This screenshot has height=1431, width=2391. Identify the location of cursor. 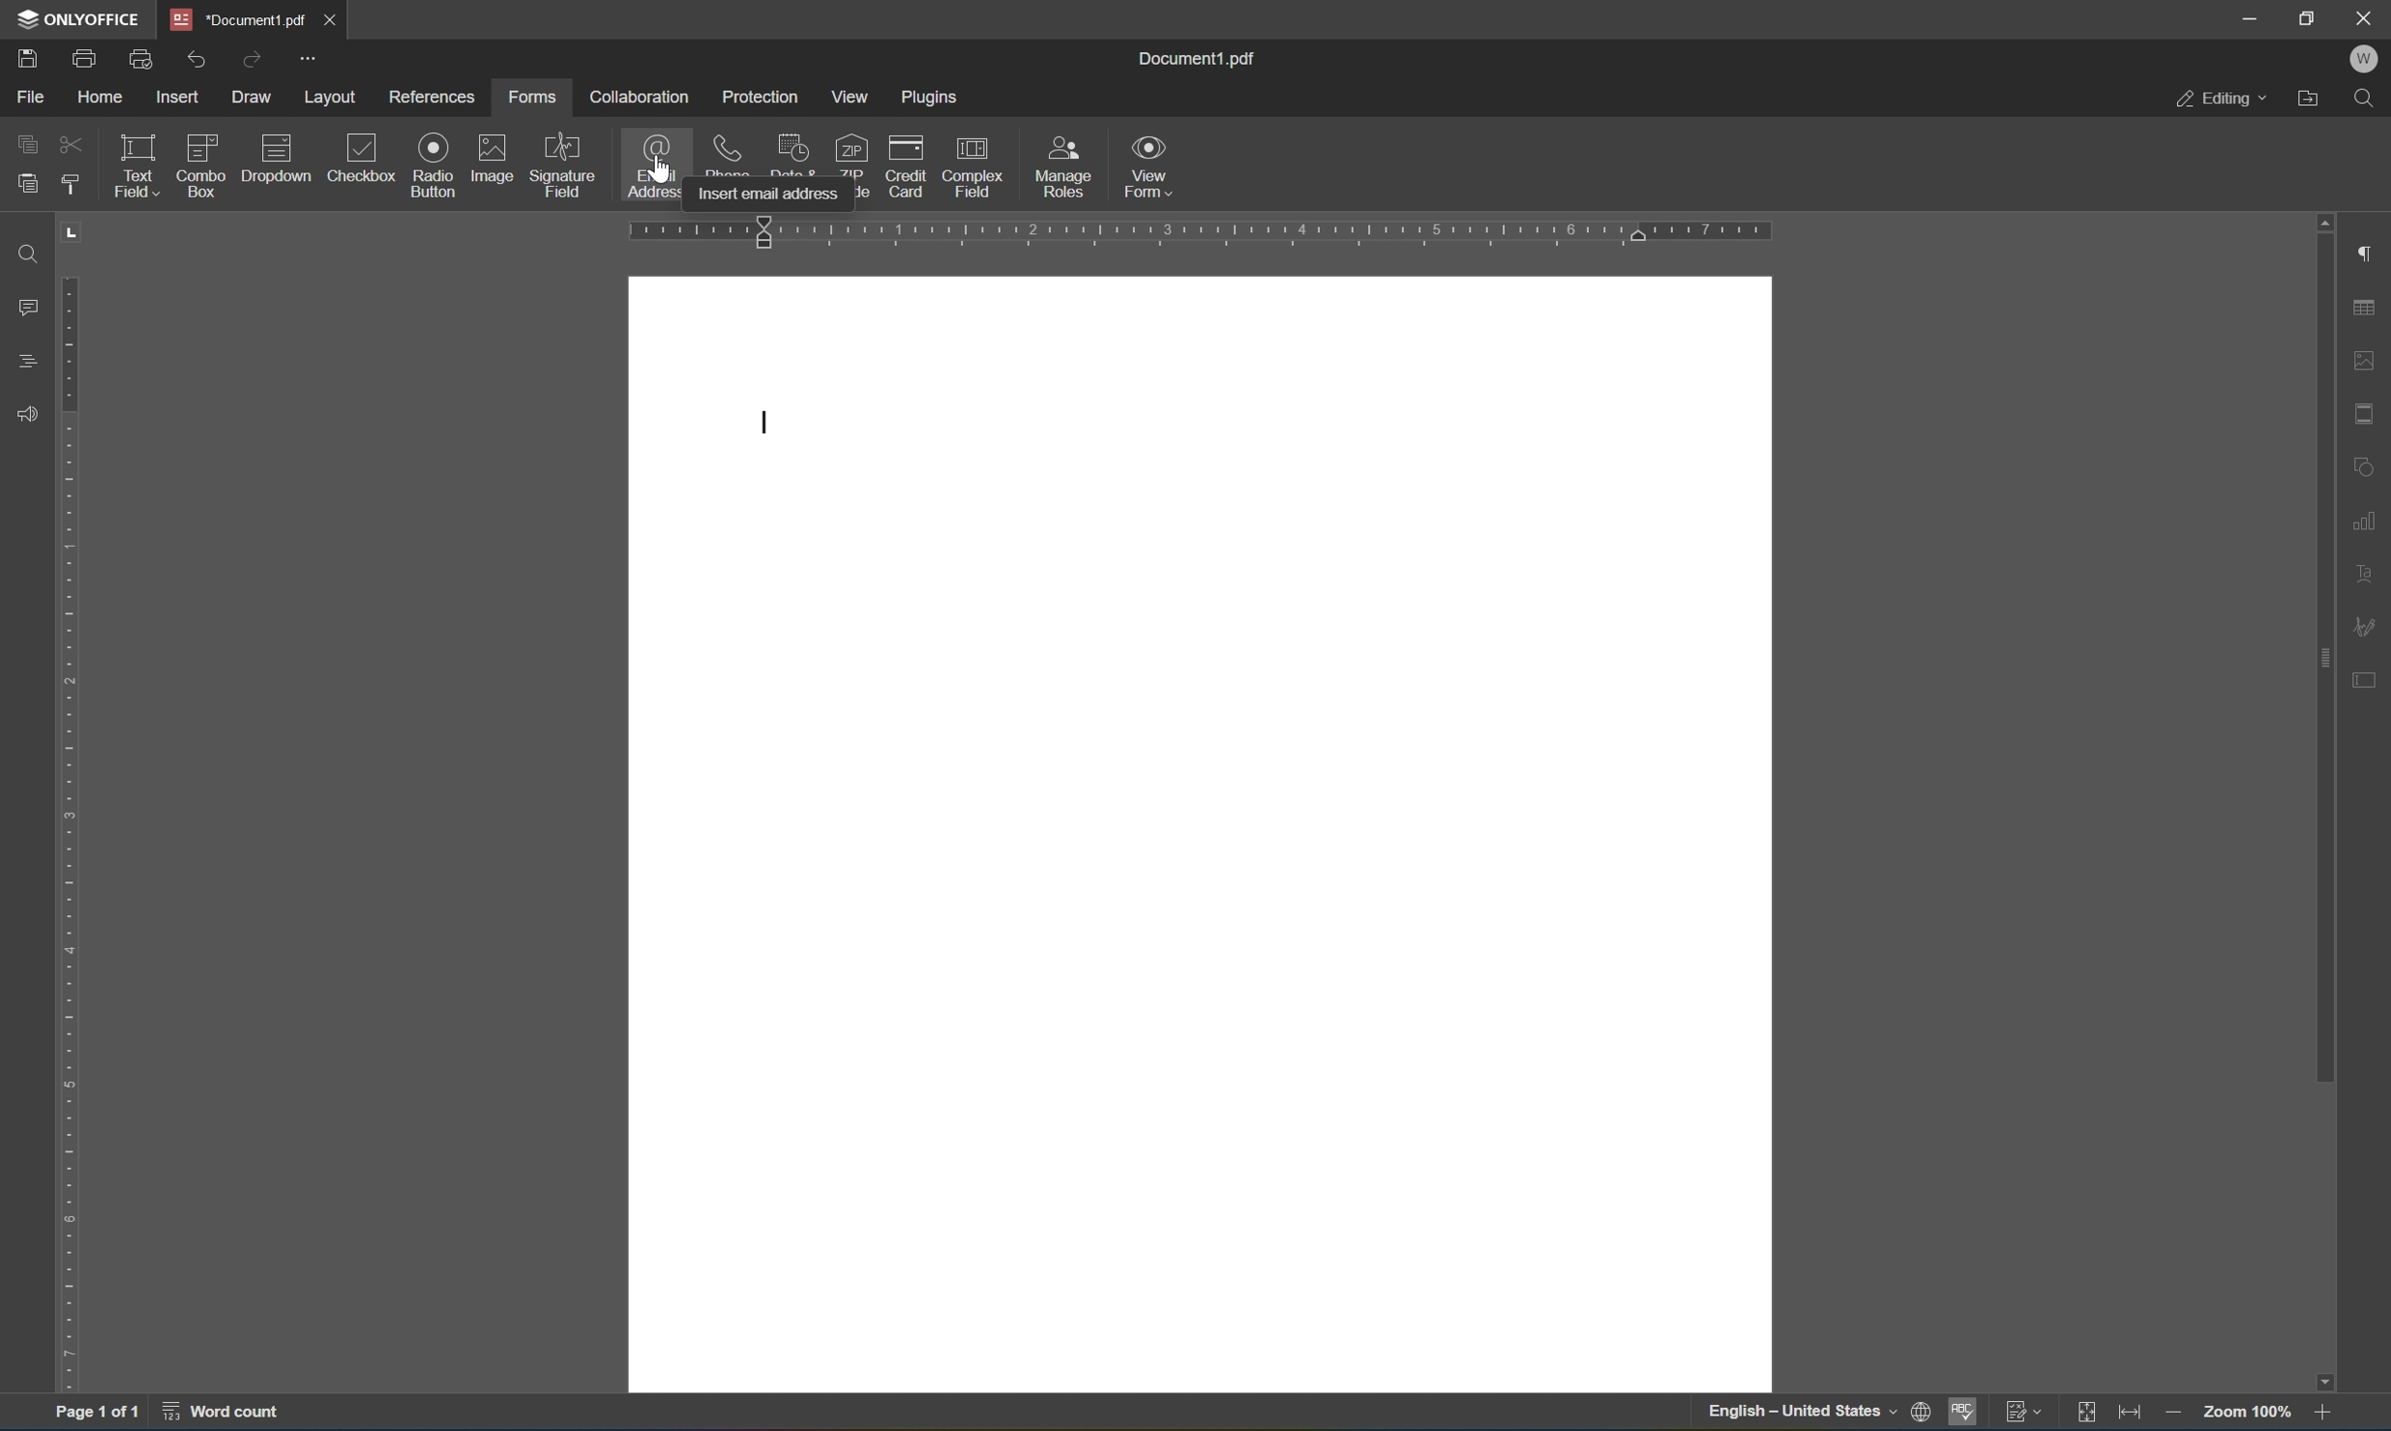
(659, 170).